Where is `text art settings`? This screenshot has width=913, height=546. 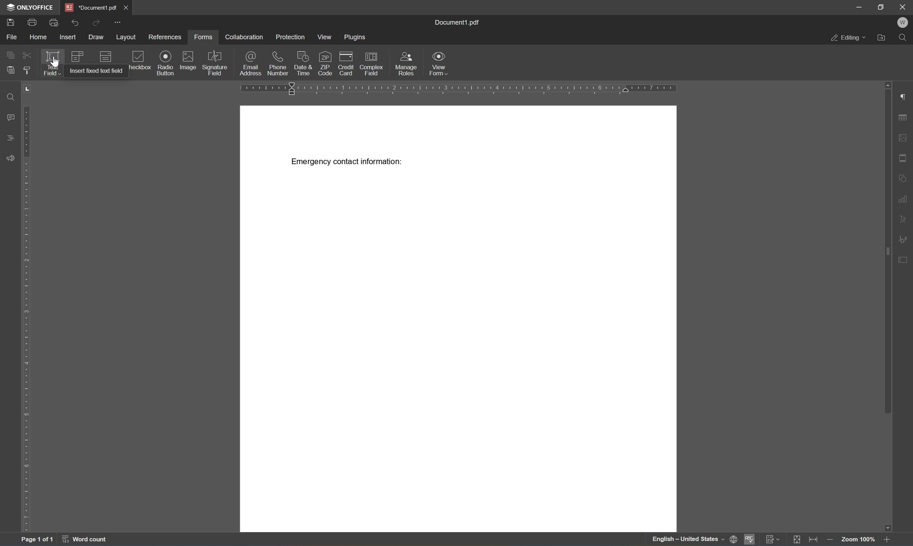
text art settings is located at coordinates (904, 219).